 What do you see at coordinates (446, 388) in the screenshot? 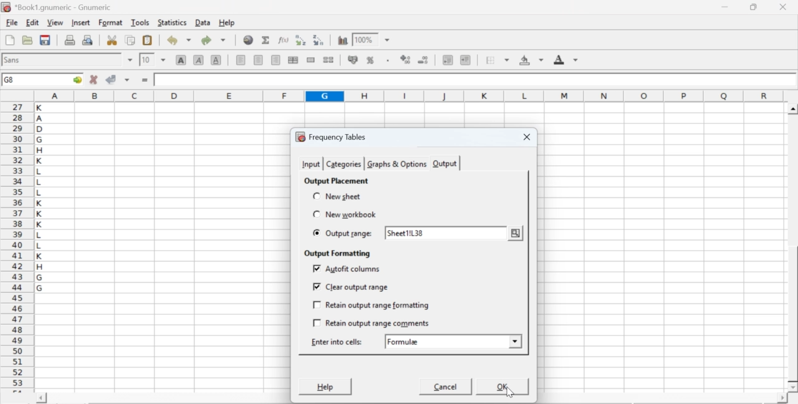
I see `Cancel` at bounding box center [446, 388].